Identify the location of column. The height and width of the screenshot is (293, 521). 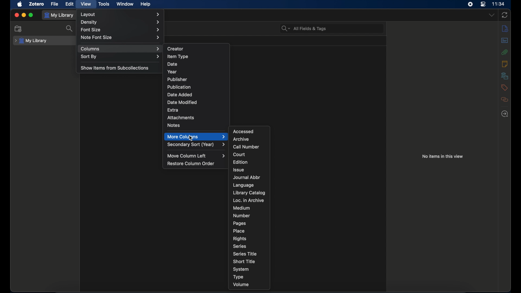
(120, 49).